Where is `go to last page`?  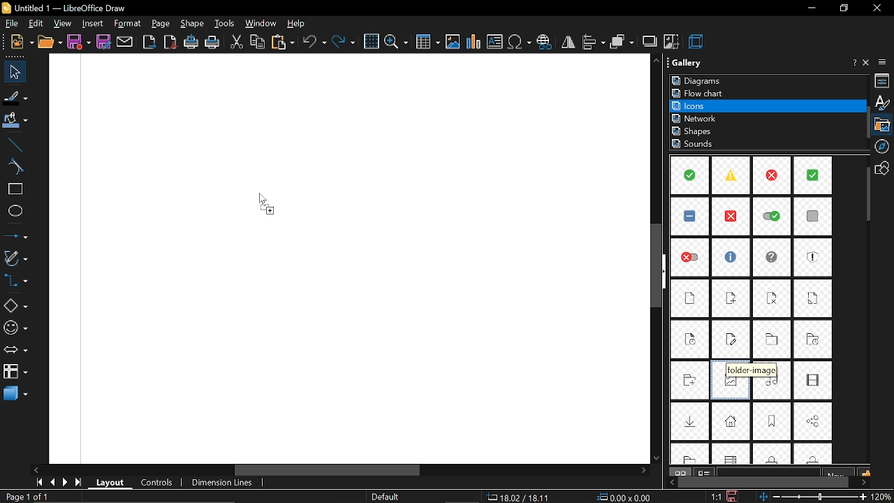
go to last page is located at coordinates (78, 483).